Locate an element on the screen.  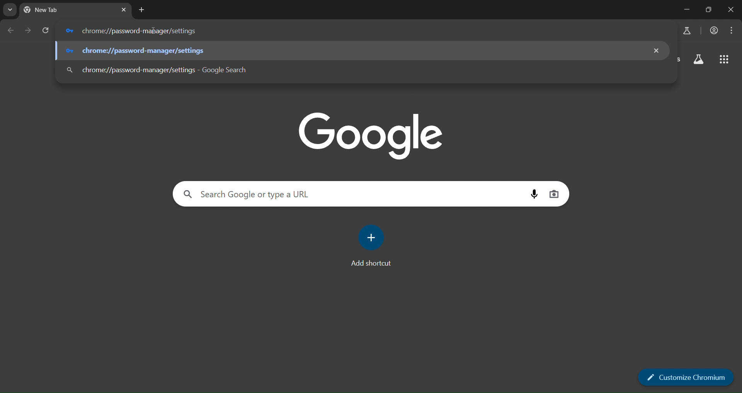
new tab is located at coordinates (141, 12).